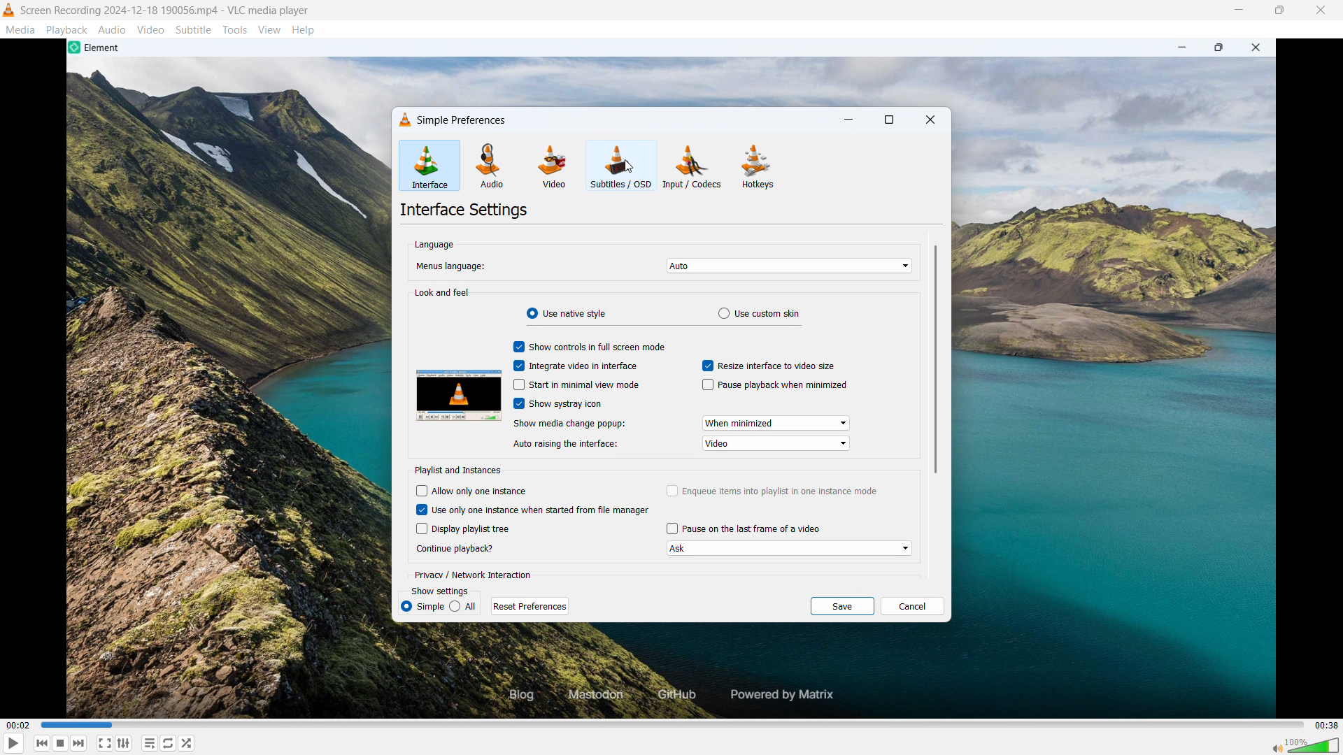 This screenshot has height=755, width=1343. I want to click on time bar, so click(674, 725).